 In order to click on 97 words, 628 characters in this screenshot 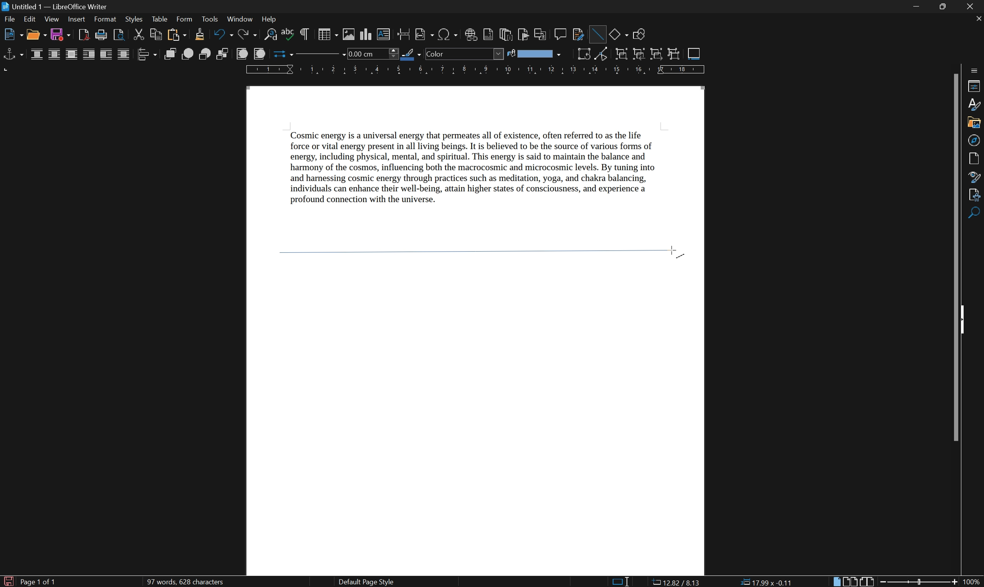, I will do `click(184, 582)`.